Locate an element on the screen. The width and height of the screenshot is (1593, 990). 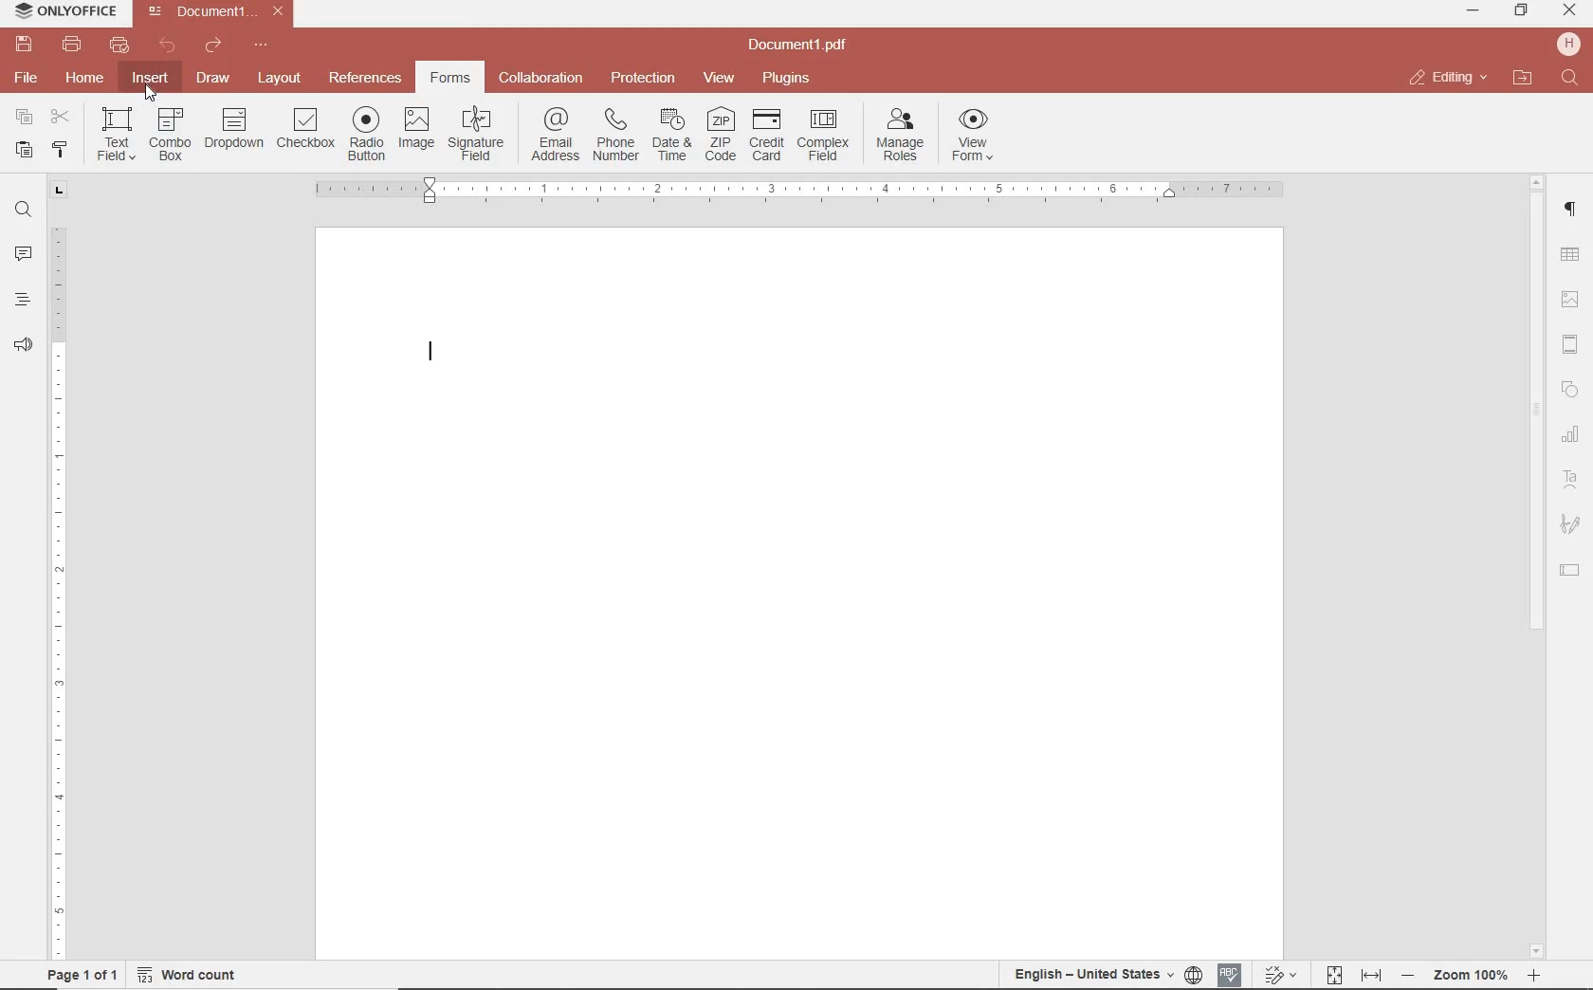
collaboration is located at coordinates (540, 79).